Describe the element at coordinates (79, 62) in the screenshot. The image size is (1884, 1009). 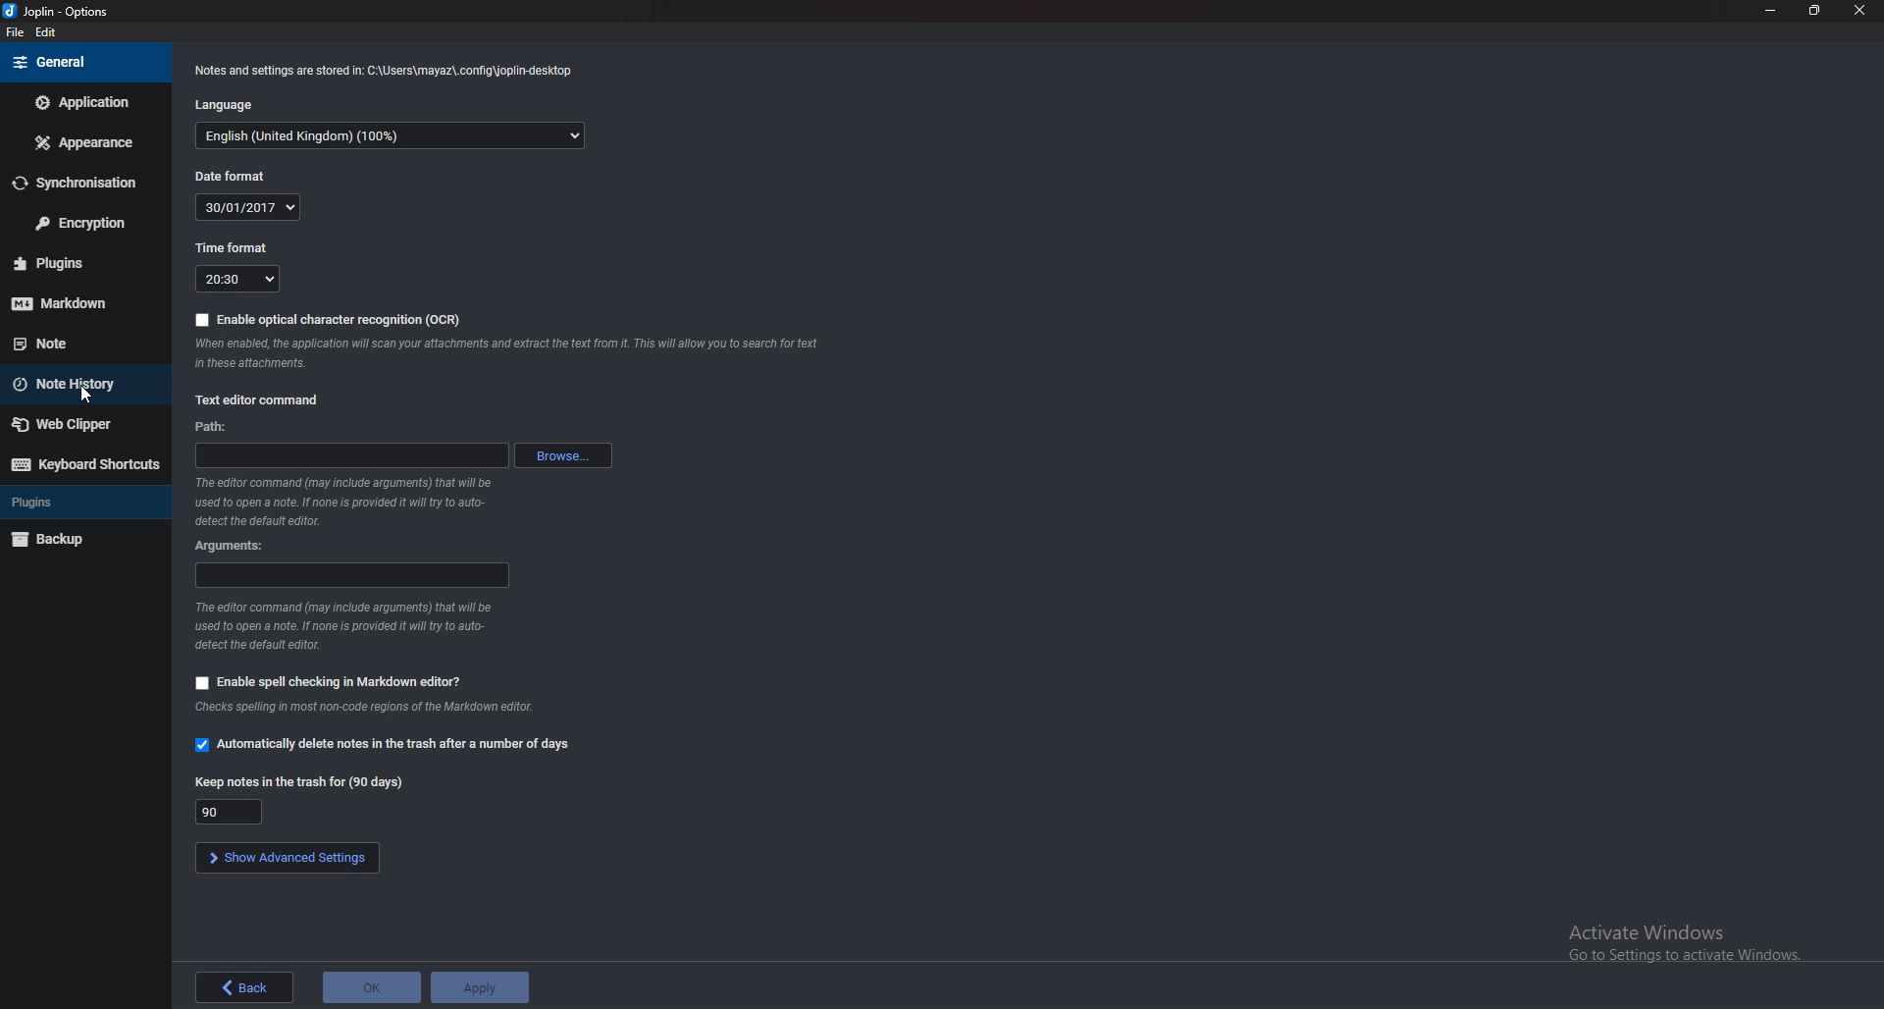
I see `General` at that location.